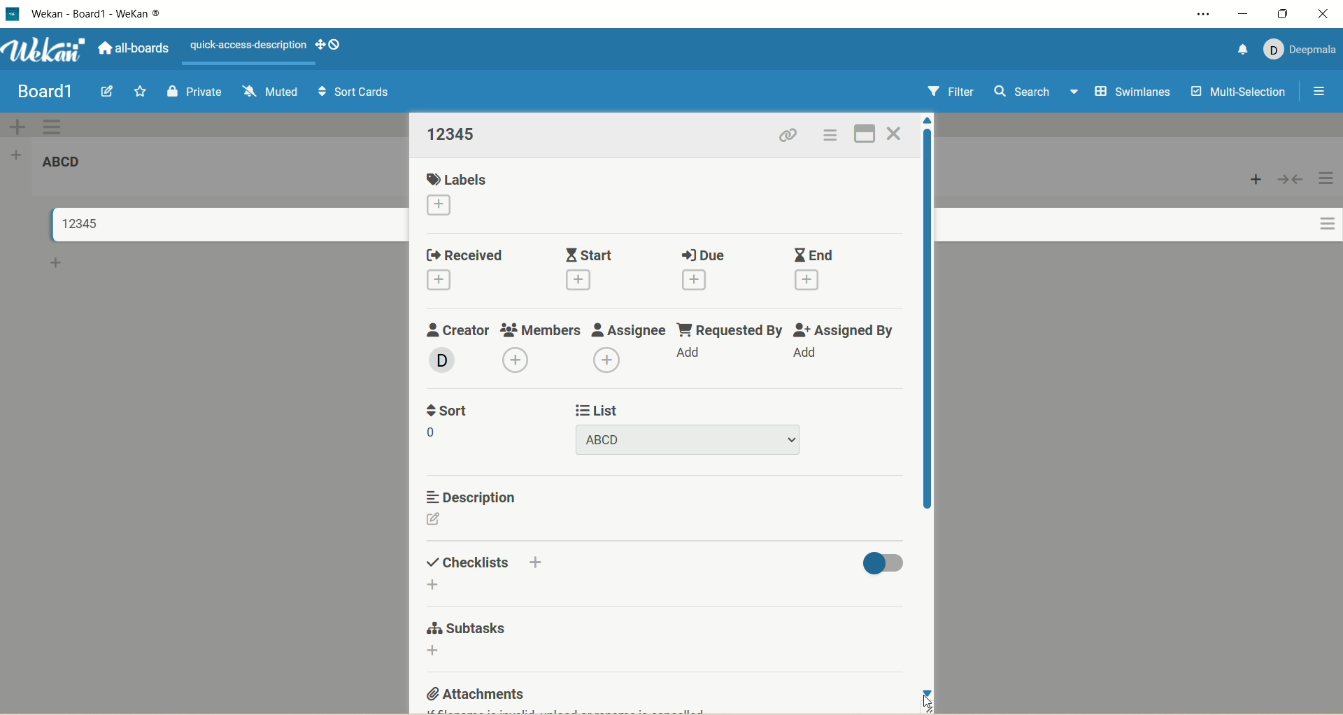 The image size is (1343, 715). Describe the element at coordinates (628, 330) in the screenshot. I see `assignee` at that location.